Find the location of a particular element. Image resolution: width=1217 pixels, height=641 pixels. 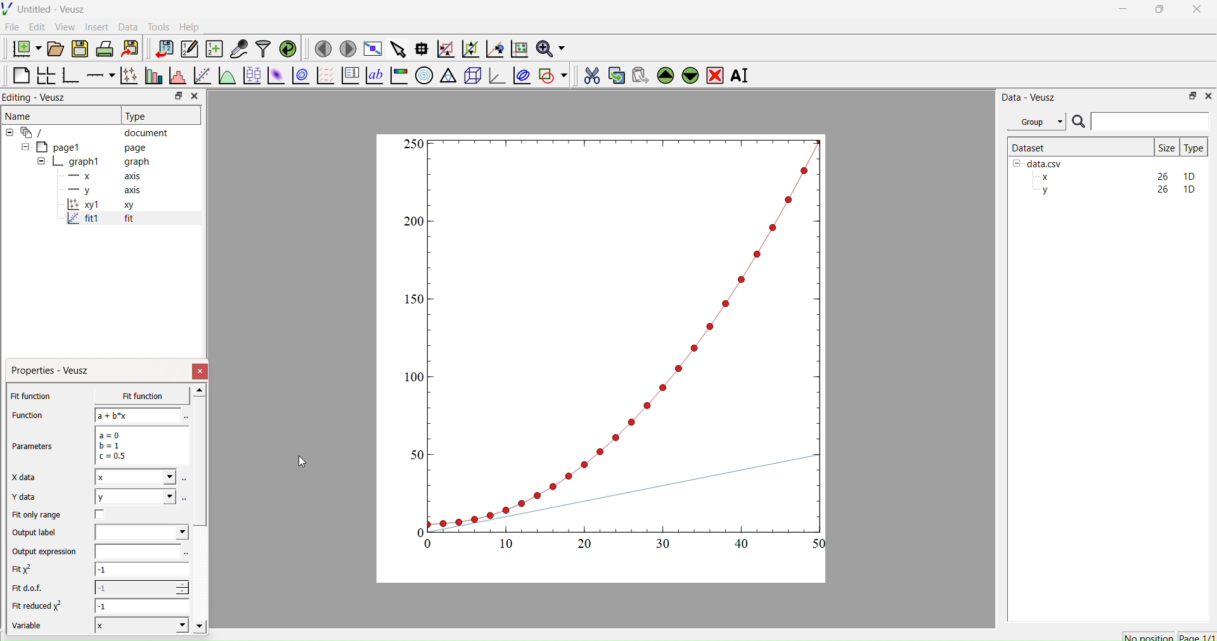

Search is located at coordinates (1078, 122).